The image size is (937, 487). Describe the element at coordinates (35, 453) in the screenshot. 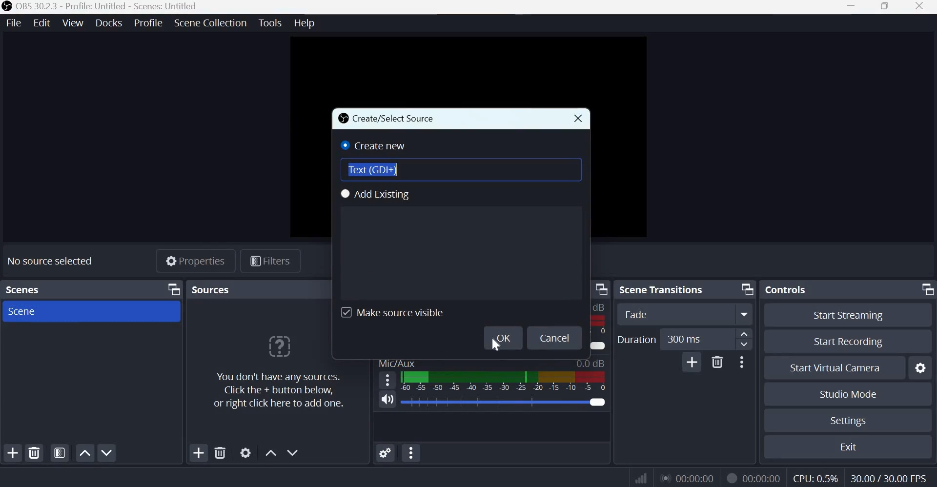

I see `Remove selected scene` at that location.